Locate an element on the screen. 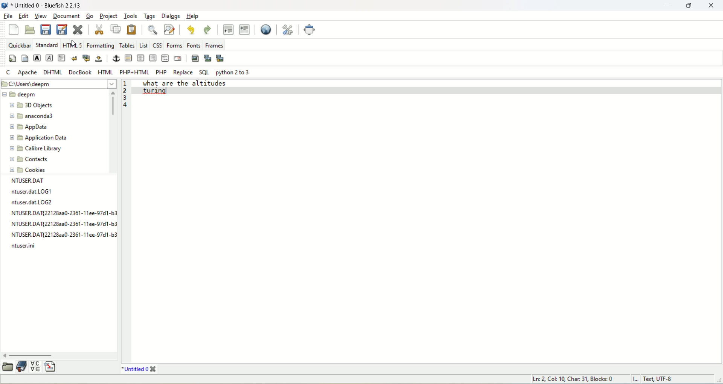  break is located at coordinates (75, 59).